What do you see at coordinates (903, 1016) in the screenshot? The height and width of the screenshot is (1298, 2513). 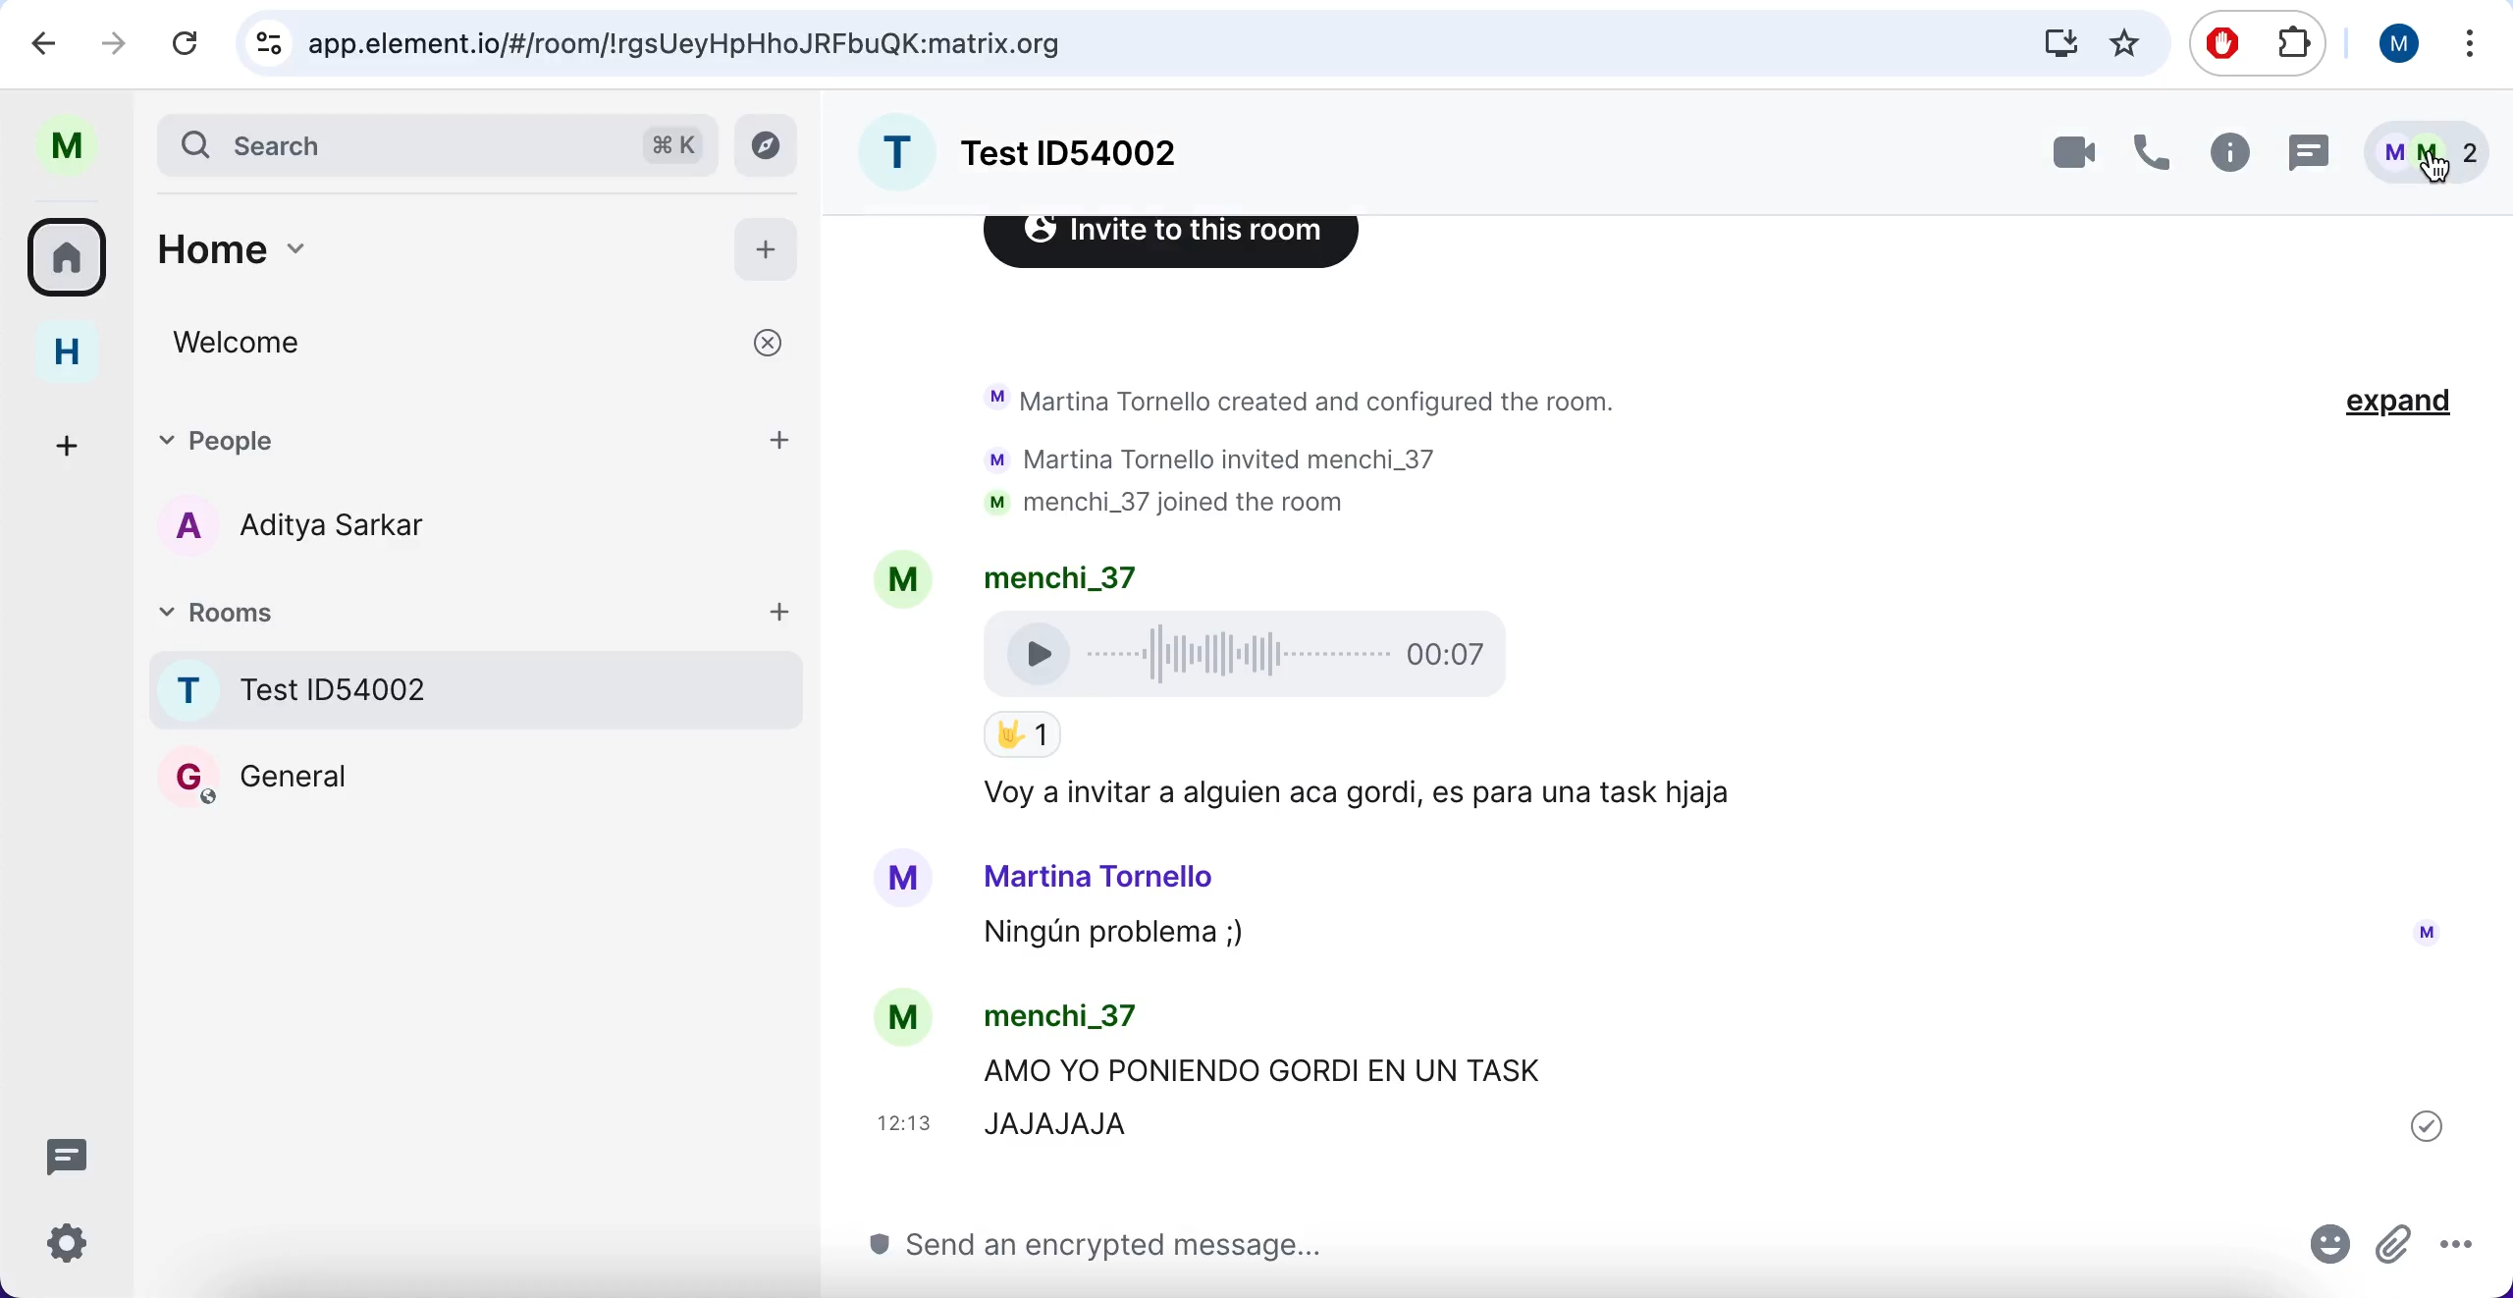 I see `Avatar` at bounding box center [903, 1016].